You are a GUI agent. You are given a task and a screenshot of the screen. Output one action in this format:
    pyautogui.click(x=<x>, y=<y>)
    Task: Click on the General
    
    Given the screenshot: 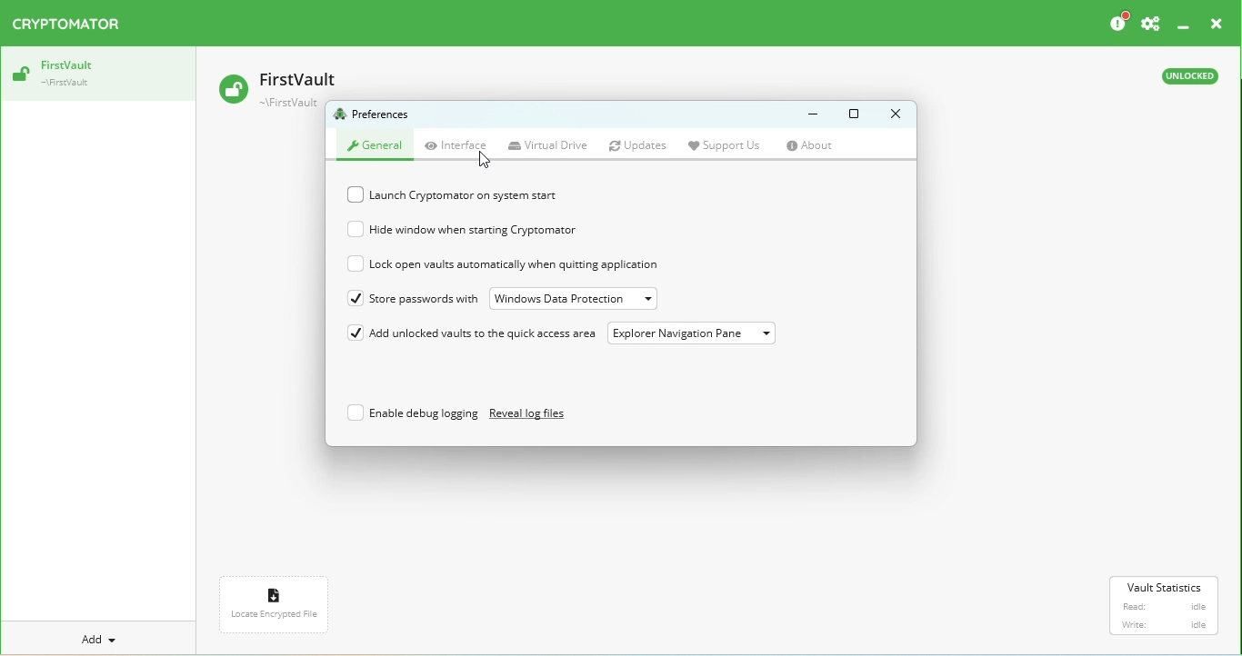 What is the action you would take?
    pyautogui.click(x=375, y=144)
    